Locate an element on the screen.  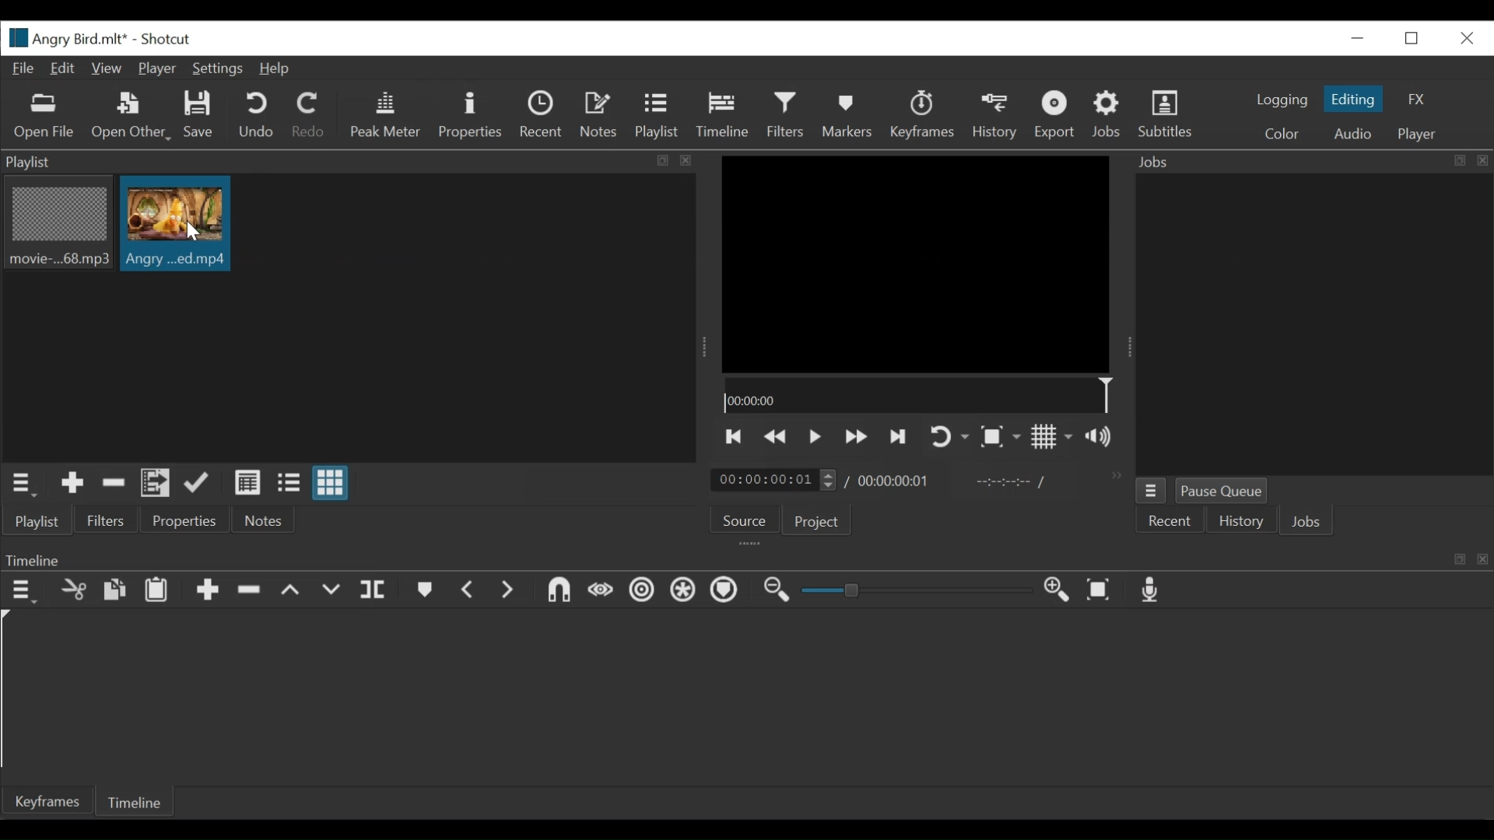
Settings is located at coordinates (217, 69).